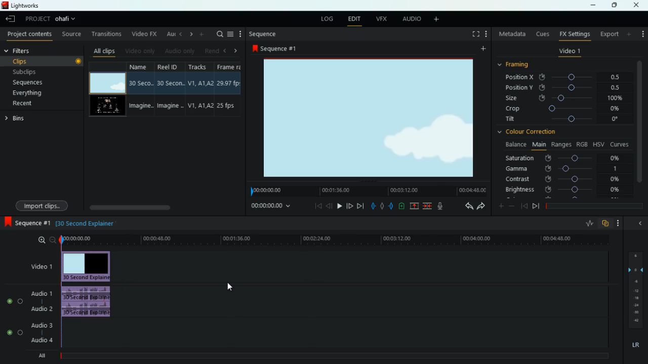 The image size is (648, 364). I want to click on video 1, so click(570, 51).